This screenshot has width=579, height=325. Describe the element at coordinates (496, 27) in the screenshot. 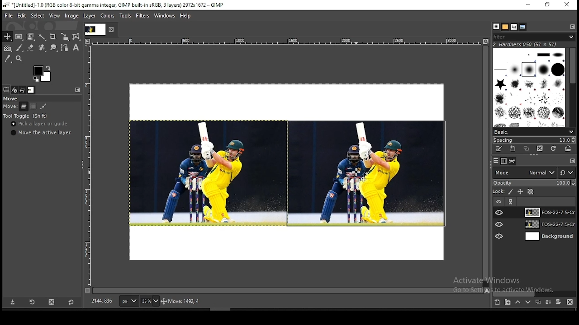

I see `brushes` at that location.